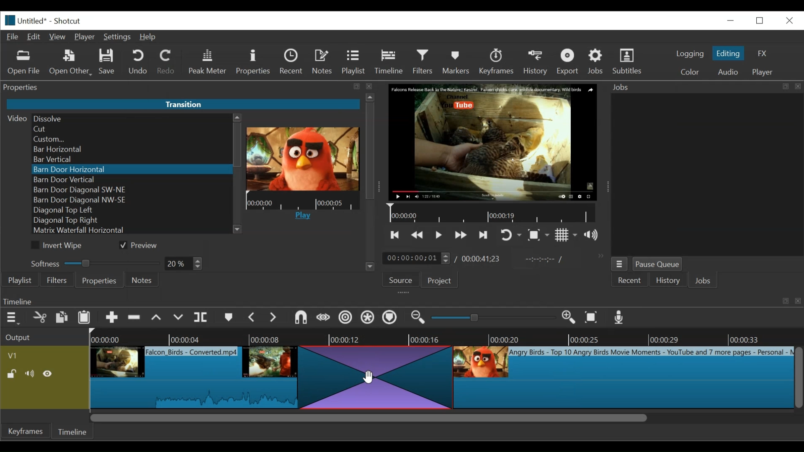 Image resolution: width=804 pixels, height=452 pixels. Describe the element at coordinates (593, 235) in the screenshot. I see `Show thevolume control` at that location.